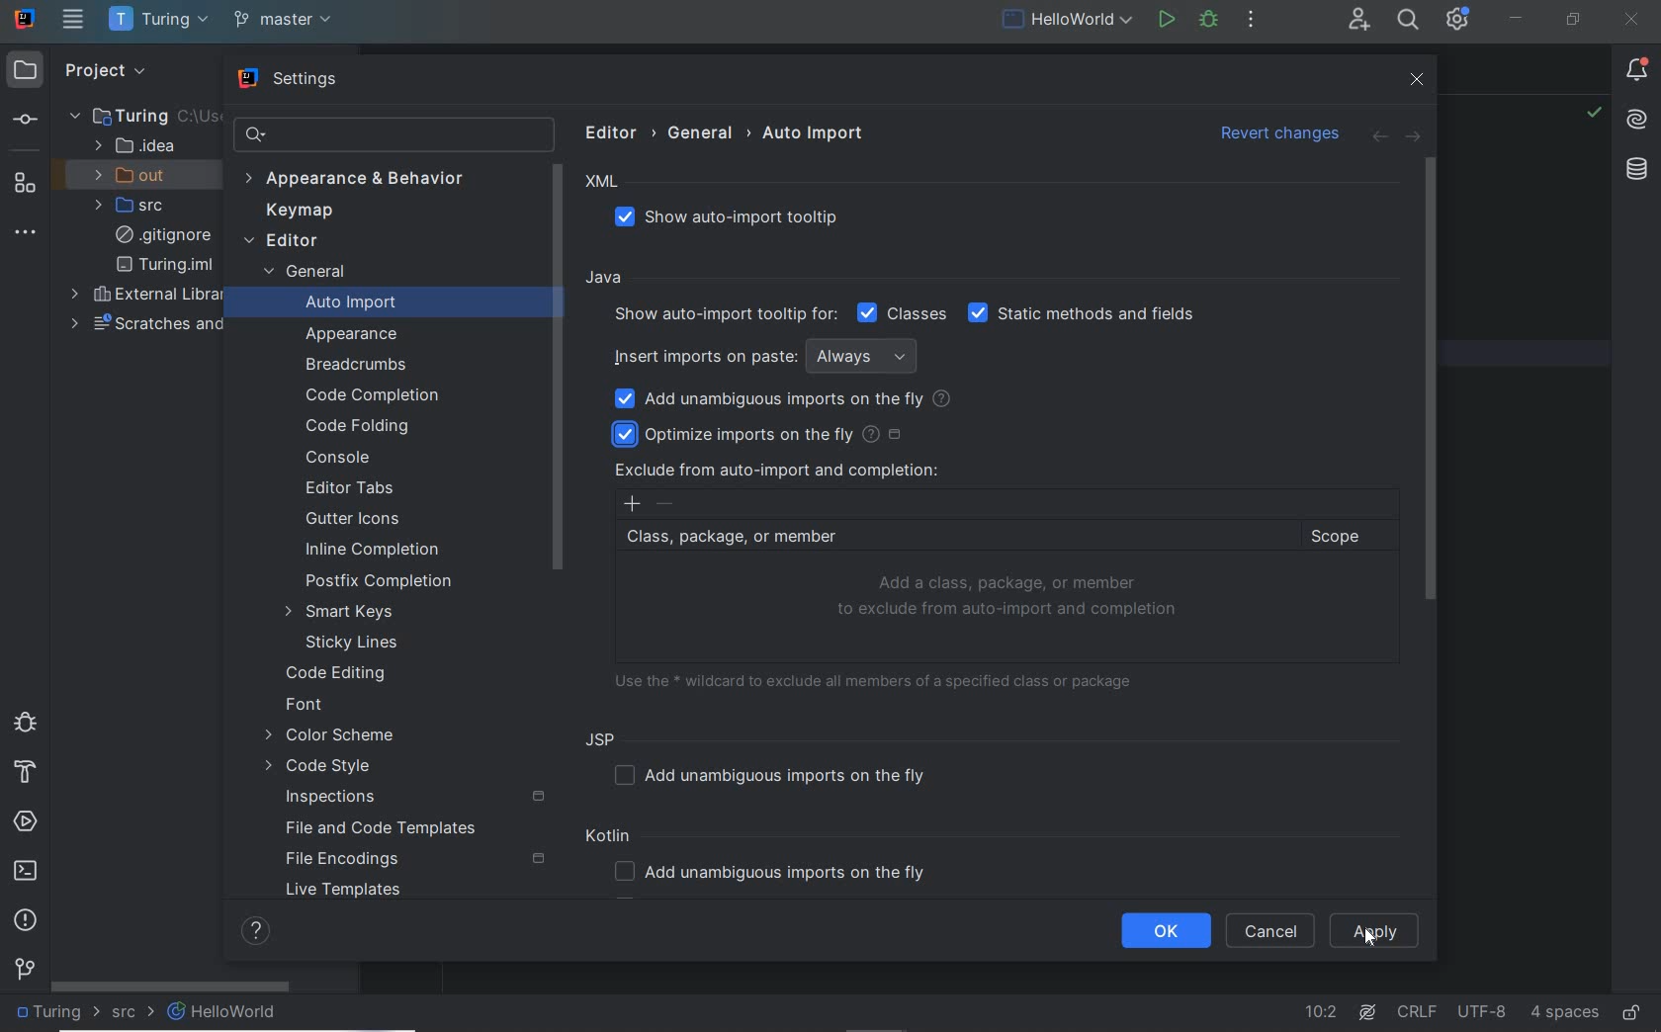 The image size is (1661, 1032). What do you see at coordinates (605, 738) in the screenshot?
I see `JSP` at bounding box center [605, 738].